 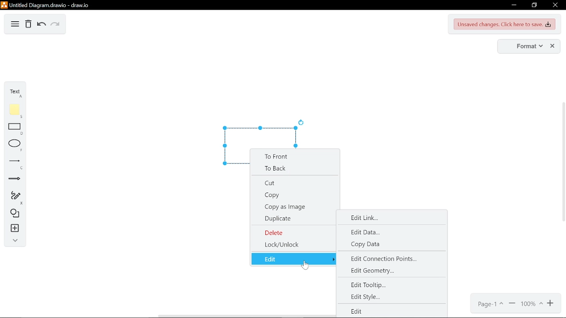 I want to click on duplicate, so click(x=293, y=219).